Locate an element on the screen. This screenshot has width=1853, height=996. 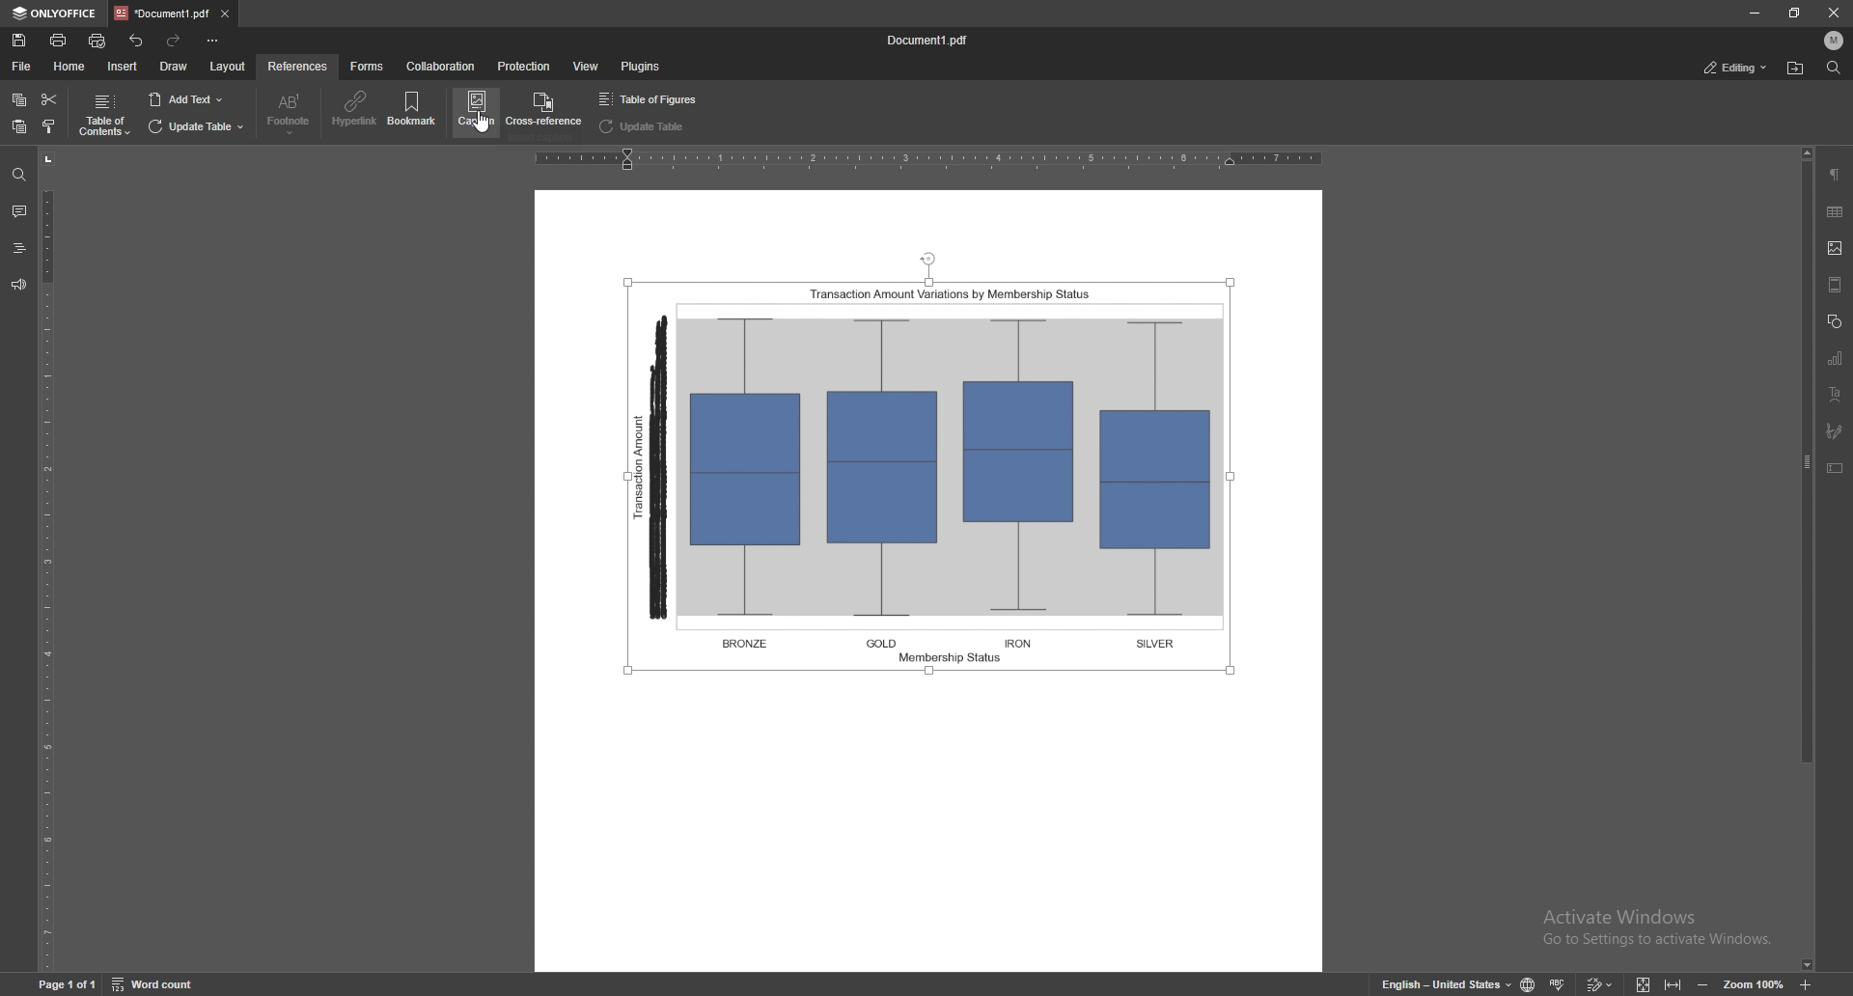
customize toolbar is located at coordinates (211, 41).